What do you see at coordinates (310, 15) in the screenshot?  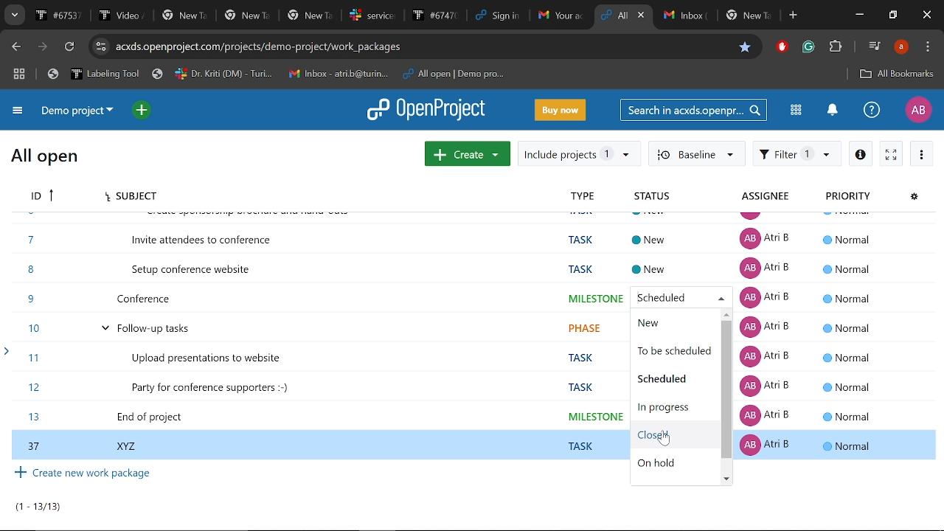 I see `Tabs` at bounding box center [310, 15].